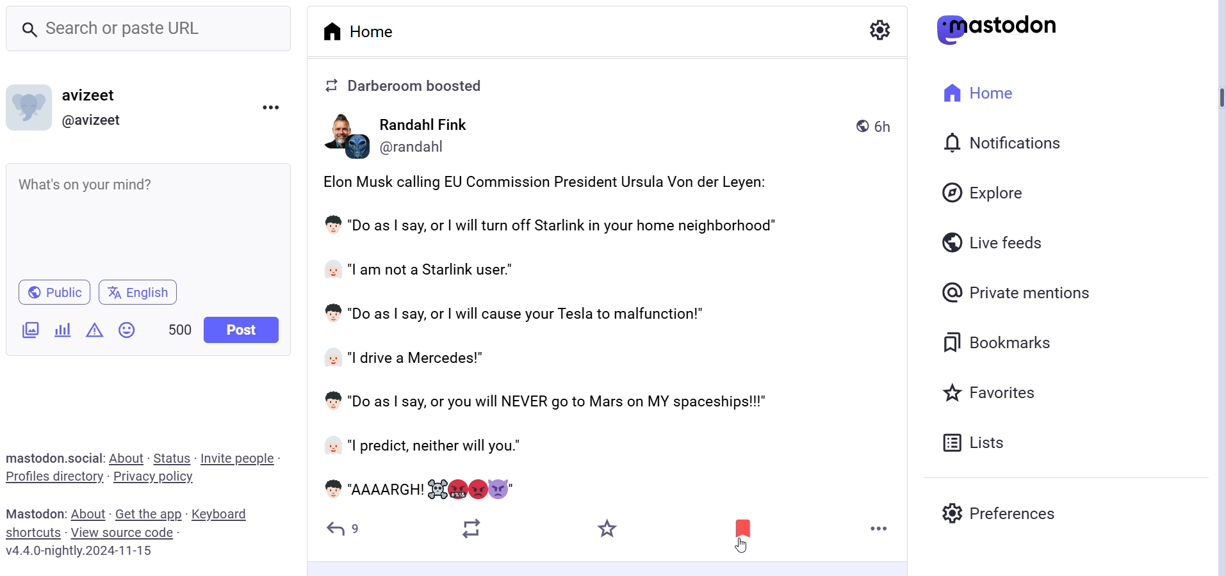 This screenshot has width=1226, height=576. Describe the element at coordinates (413, 86) in the screenshot. I see `2 Darberoom boosted` at that location.